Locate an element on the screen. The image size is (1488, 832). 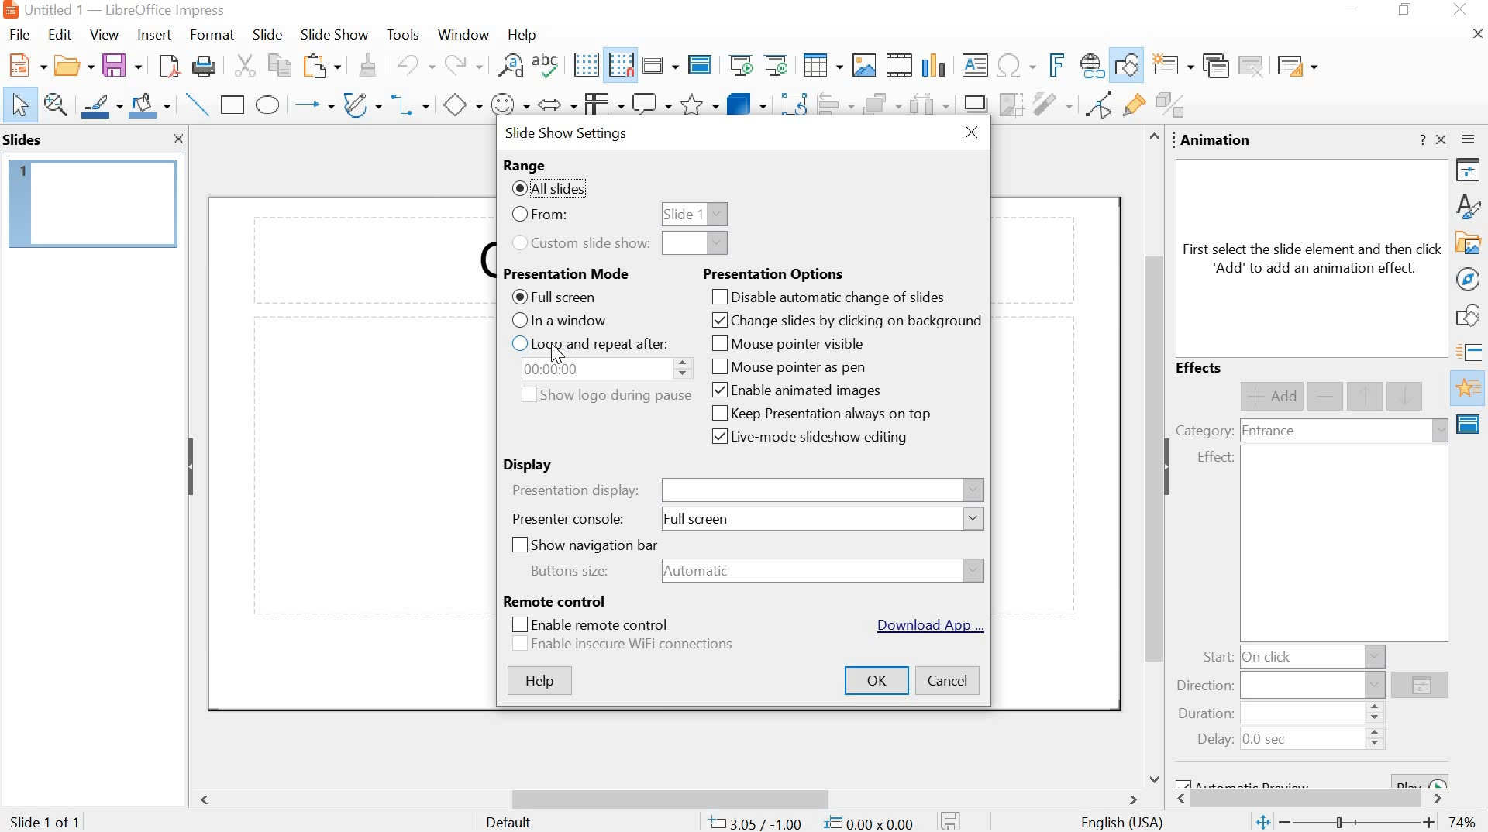
full screen is located at coordinates (553, 297).